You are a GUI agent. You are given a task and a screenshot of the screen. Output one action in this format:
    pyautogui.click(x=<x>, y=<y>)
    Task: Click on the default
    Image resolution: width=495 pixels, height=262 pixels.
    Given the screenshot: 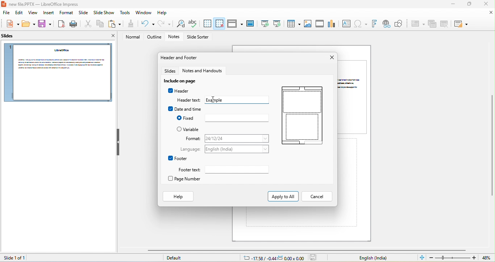 What is the action you would take?
    pyautogui.click(x=176, y=258)
    